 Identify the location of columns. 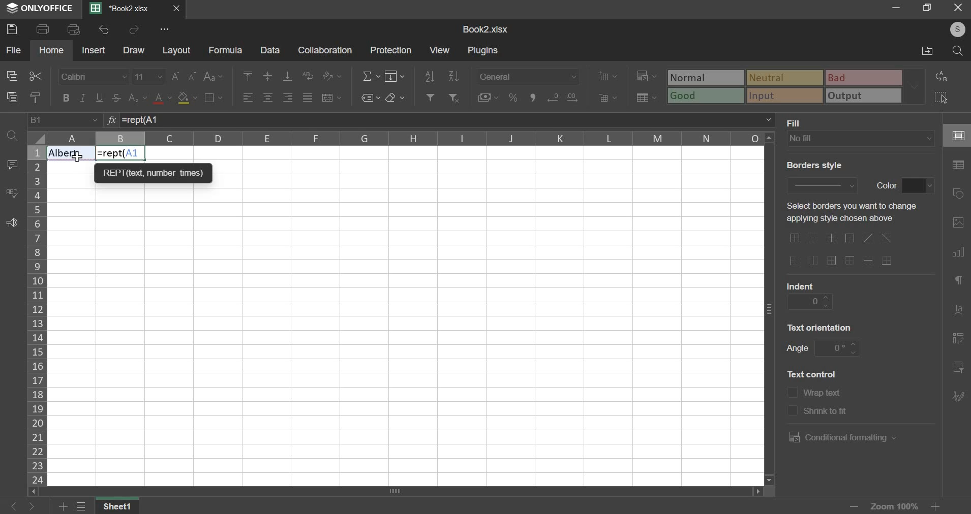
(405, 138).